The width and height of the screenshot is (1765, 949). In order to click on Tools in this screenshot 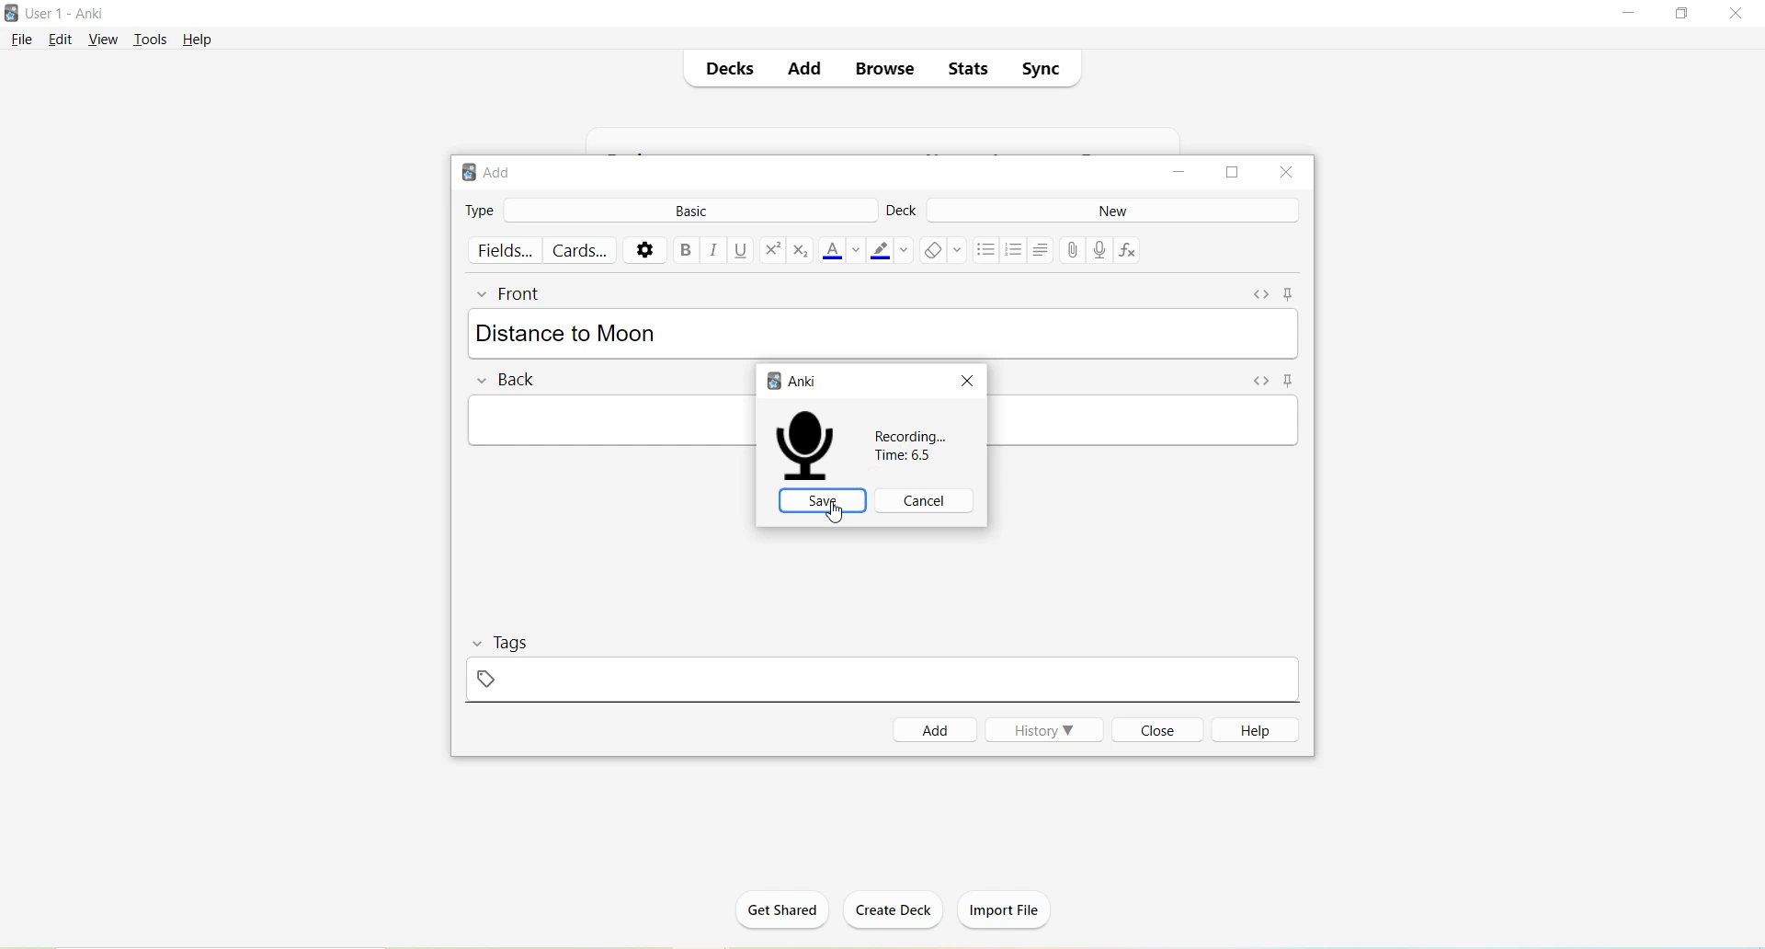, I will do `click(151, 40)`.